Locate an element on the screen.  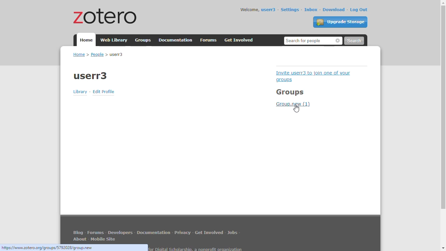
library is located at coordinates (81, 92).